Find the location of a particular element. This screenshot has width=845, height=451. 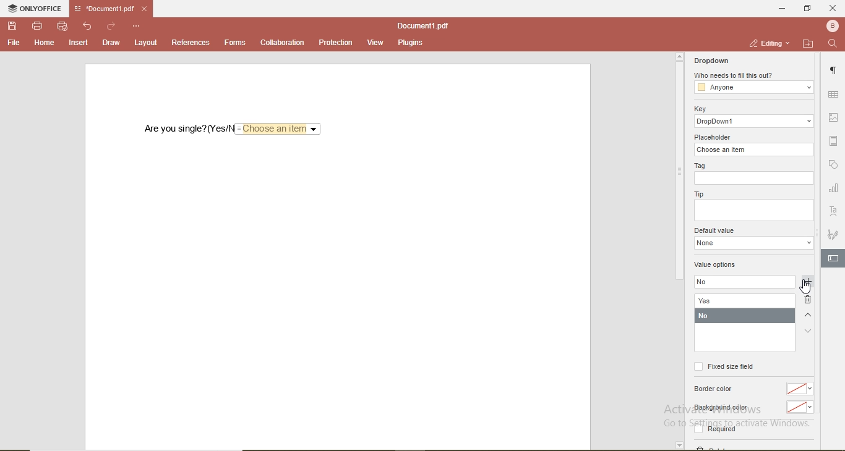

paragraph is located at coordinates (835, 67).